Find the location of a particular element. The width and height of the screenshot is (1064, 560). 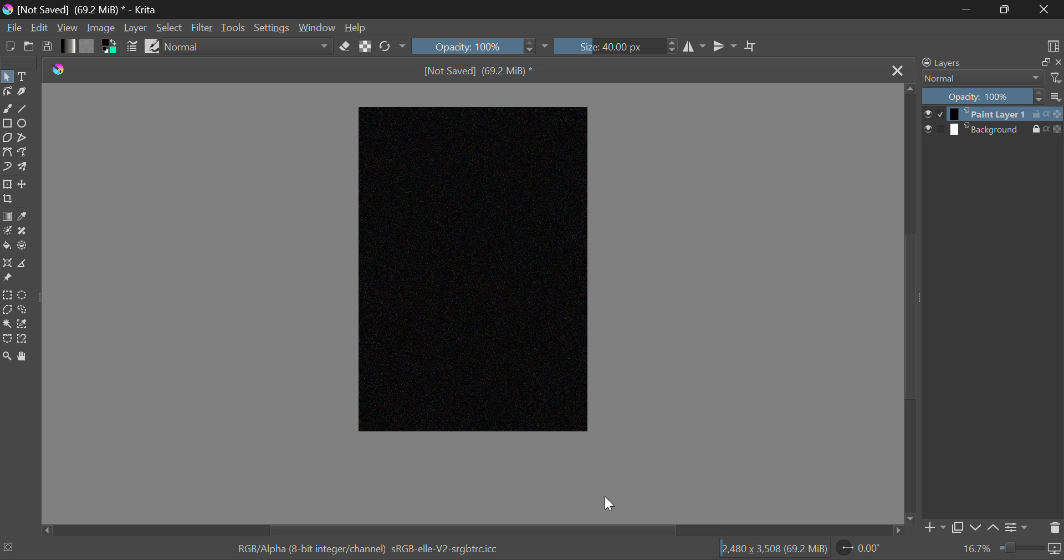

Fill is located at coordinates (7, 245).